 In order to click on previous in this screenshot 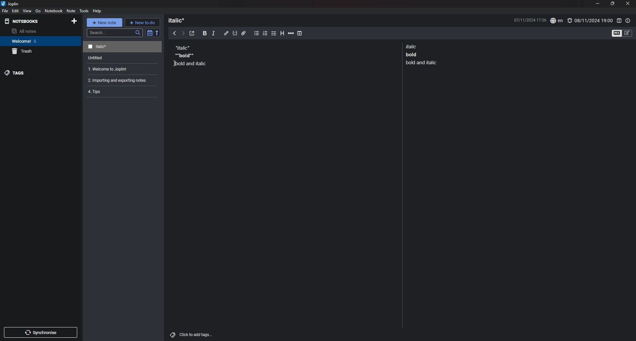, I will do `click(175, 33)`.